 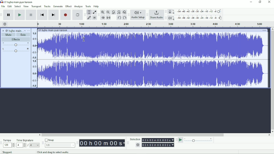 What do you see at coordinates (176, 140) in the screenshot?
I see `Audacity play-at-speed` at bounding box center [176, 140].